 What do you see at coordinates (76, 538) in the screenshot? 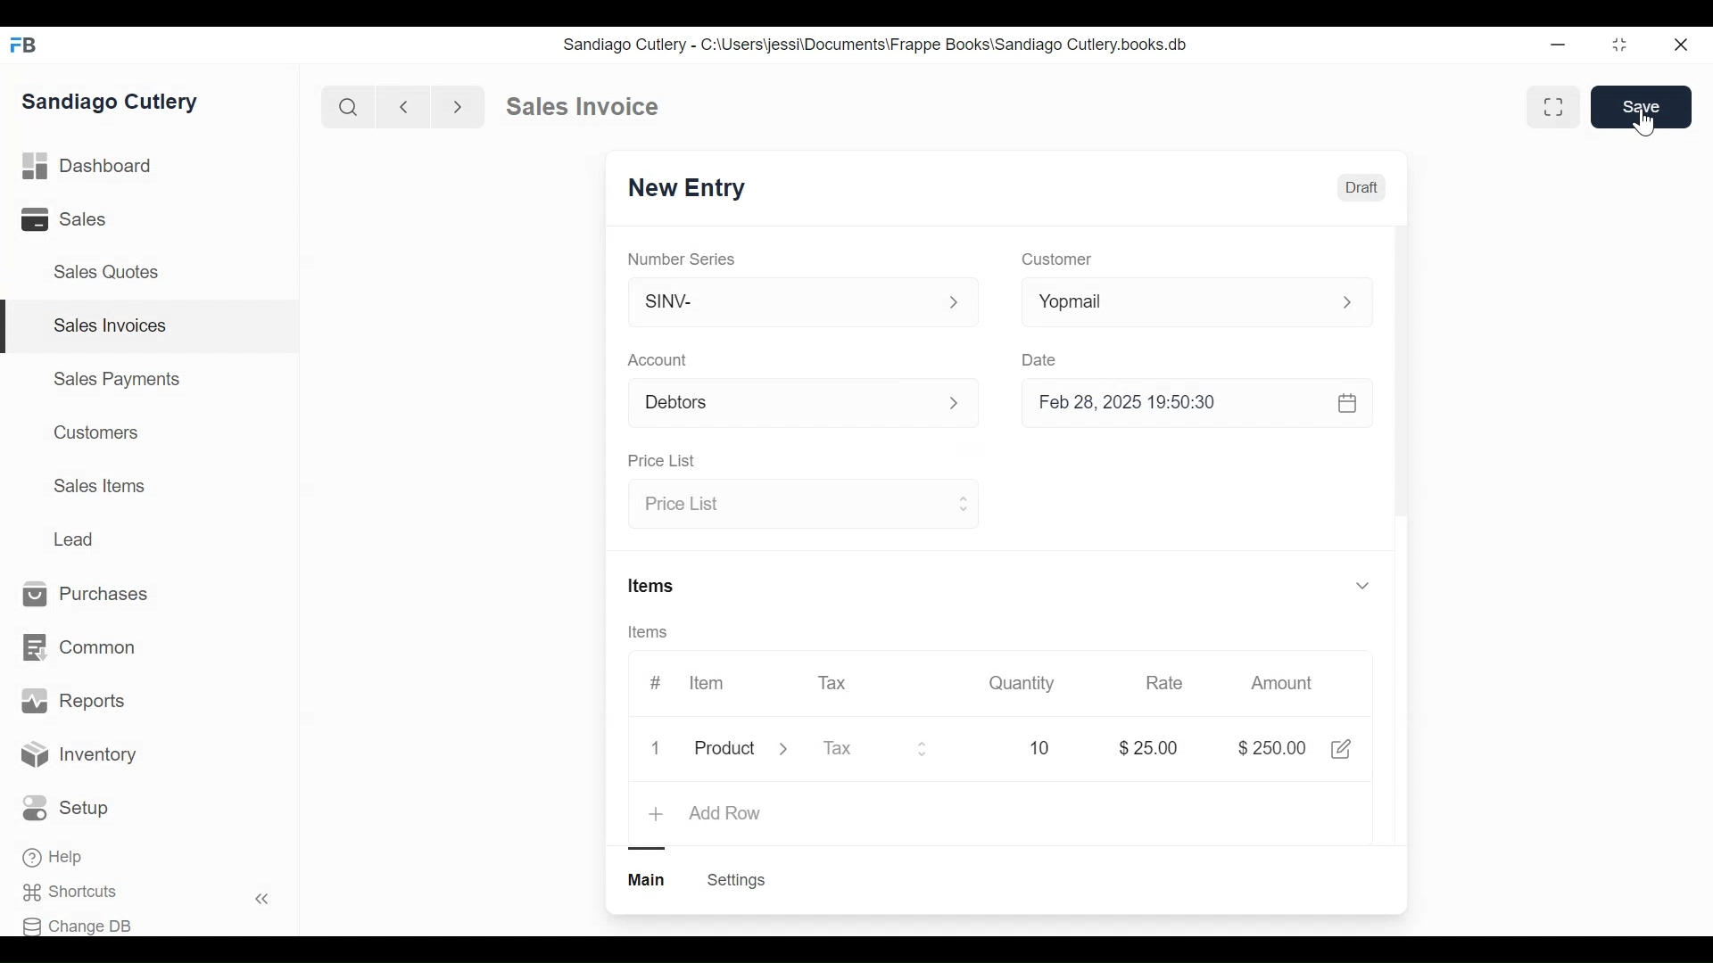
I see `Lead` at bounding box center [76, 538].